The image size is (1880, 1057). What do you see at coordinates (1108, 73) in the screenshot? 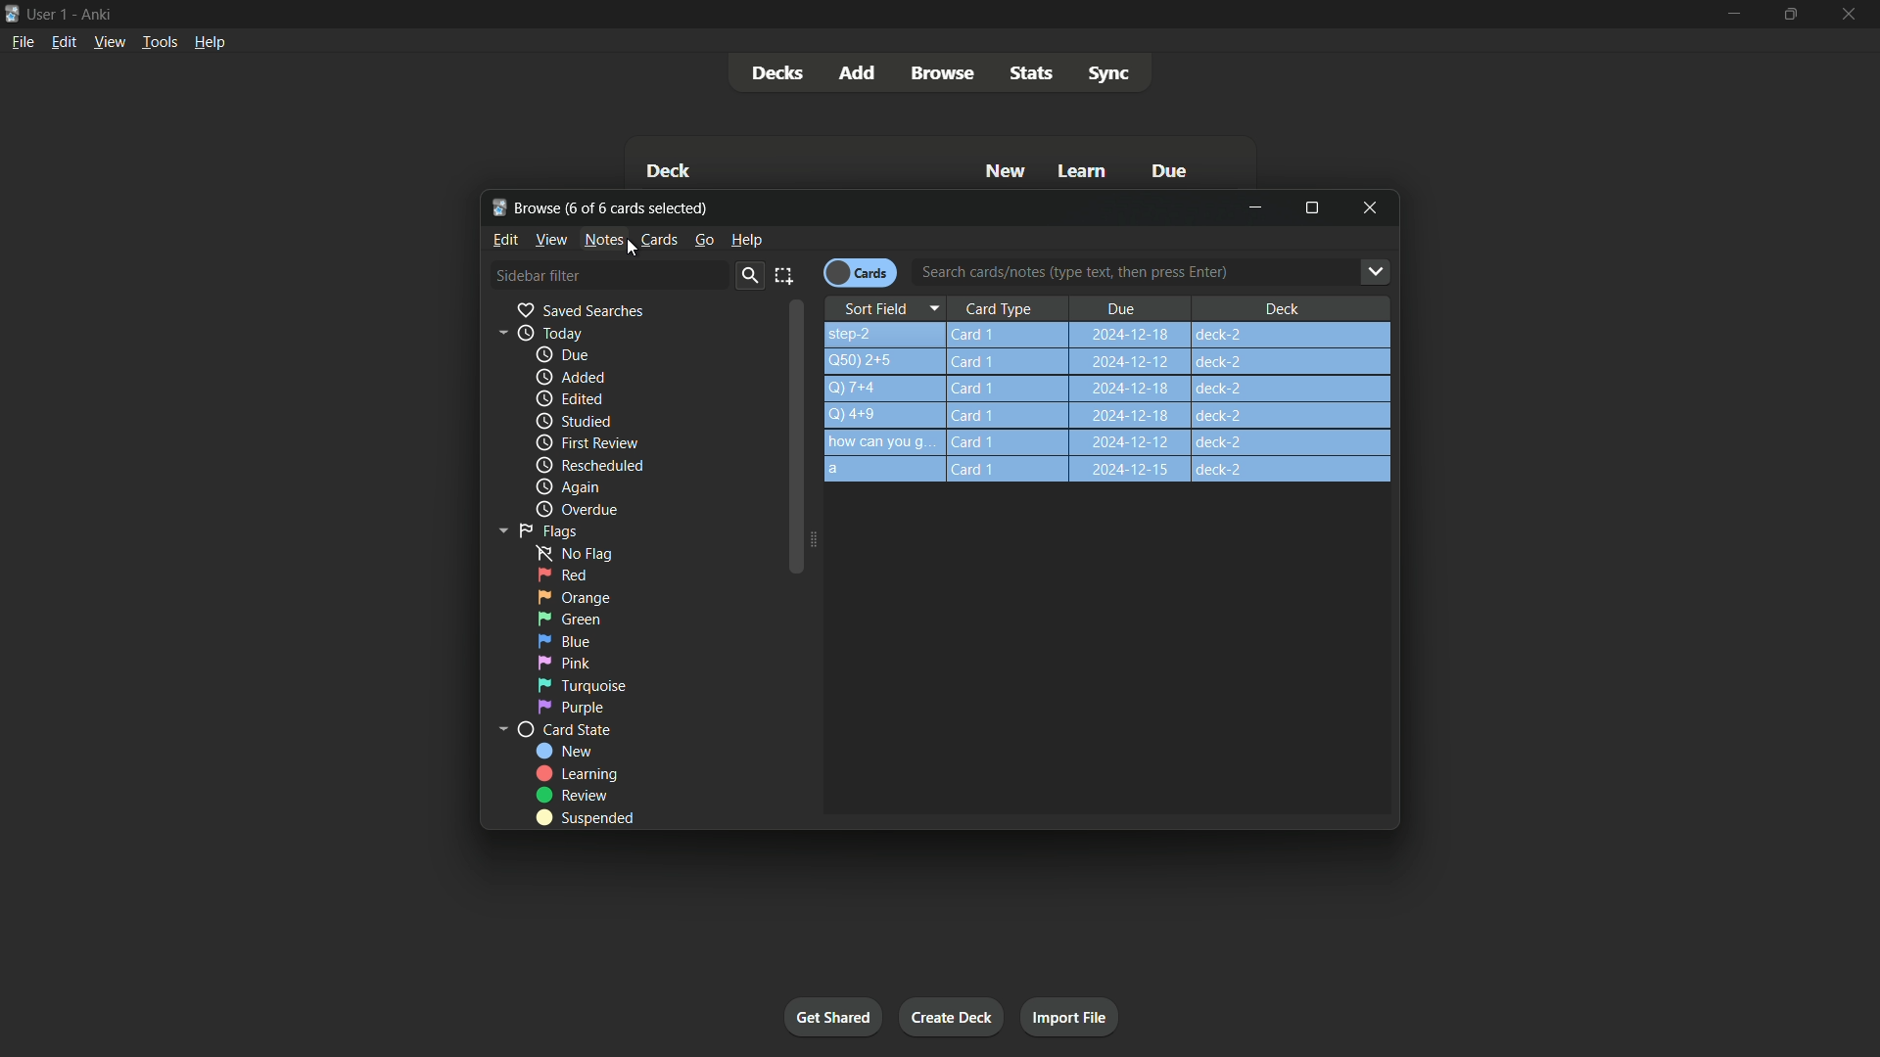
I see `Sync` at bounding box center [1108, 73].